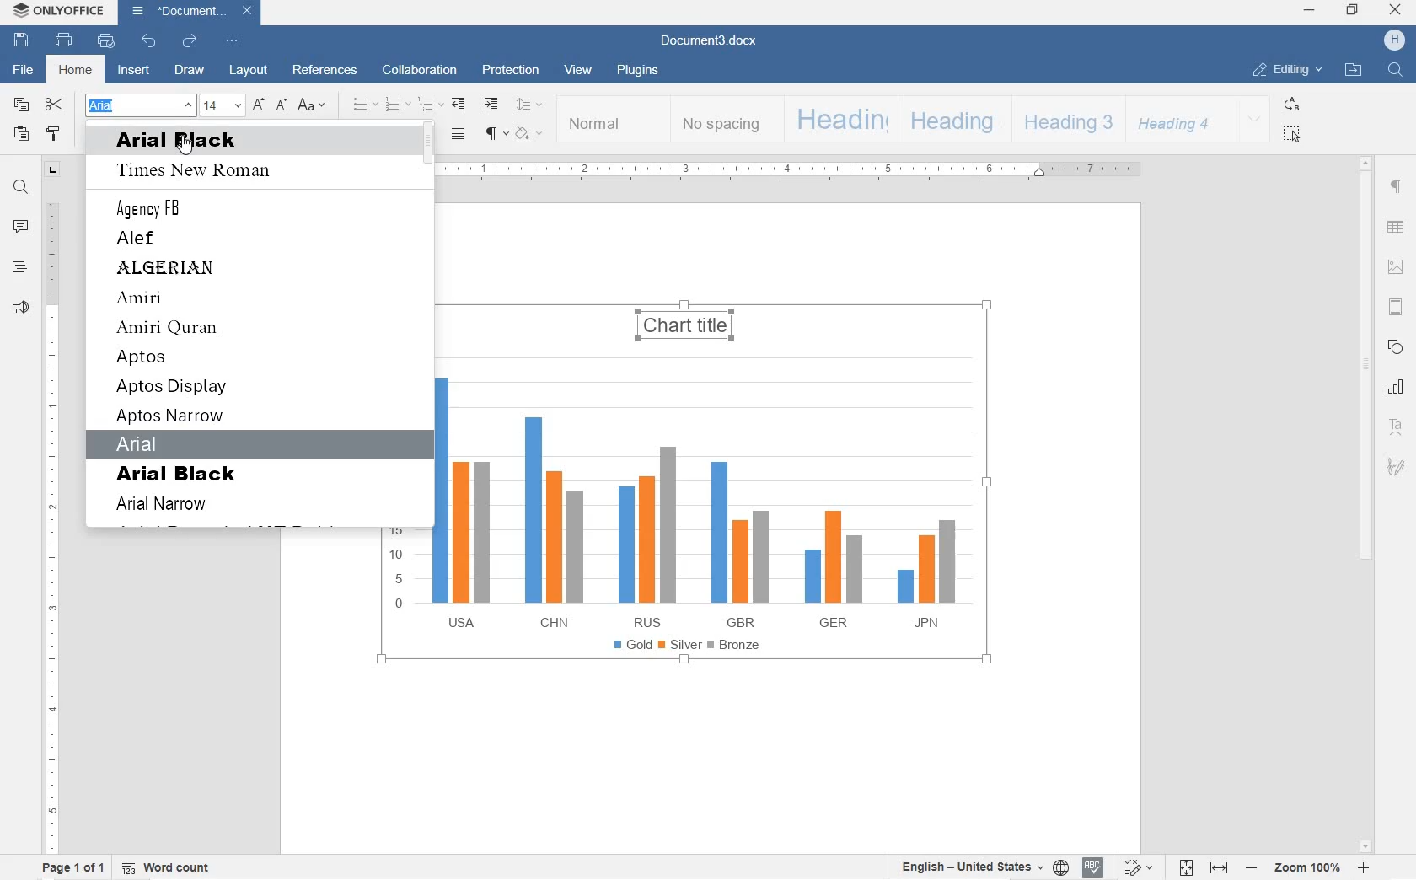 The width and height of the screenshot is (1416, 880). Describe the element at coordinates (179, 475) in the screenshot. I see `ARIAL BLACK` at that location.